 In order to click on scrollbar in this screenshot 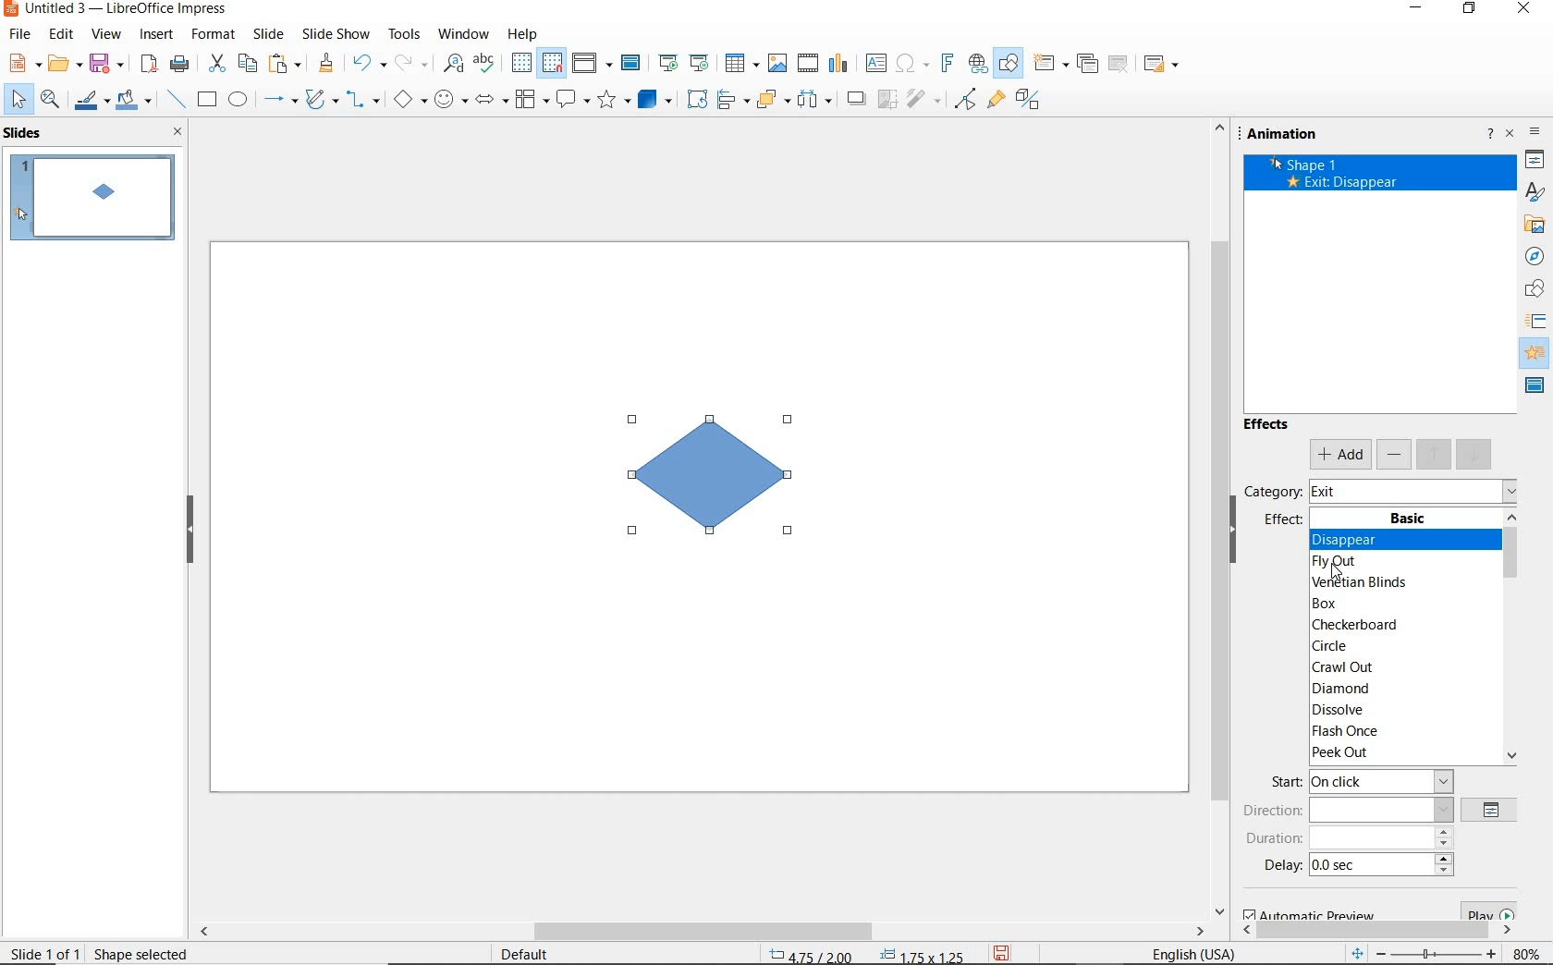, I will do `click(1376, 932)`.